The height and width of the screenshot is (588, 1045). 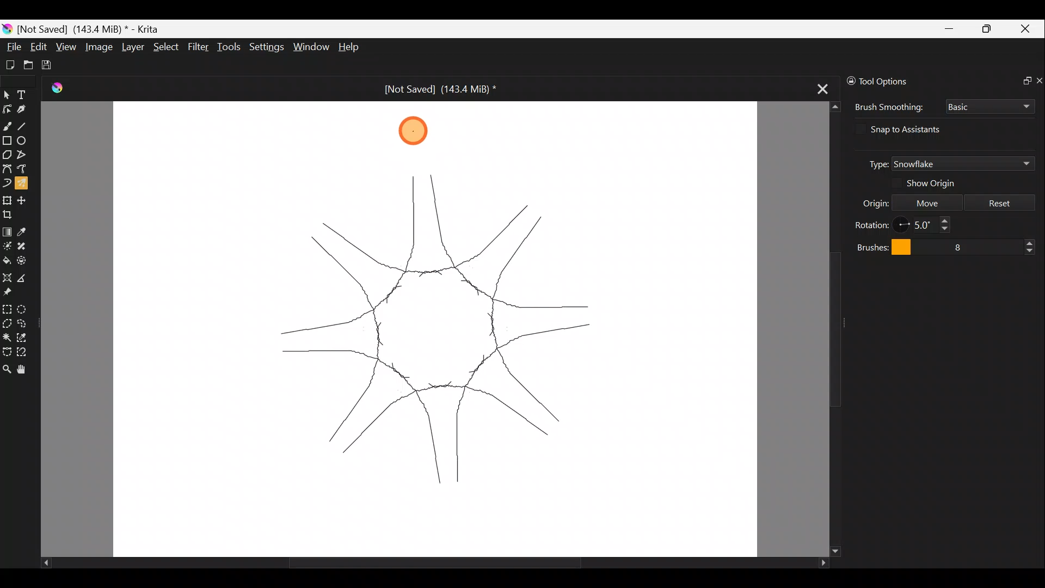 What do you see at coordinates (22, 140) in the screenshot?
I see `Ellipse` at bounding box center [22, 140].